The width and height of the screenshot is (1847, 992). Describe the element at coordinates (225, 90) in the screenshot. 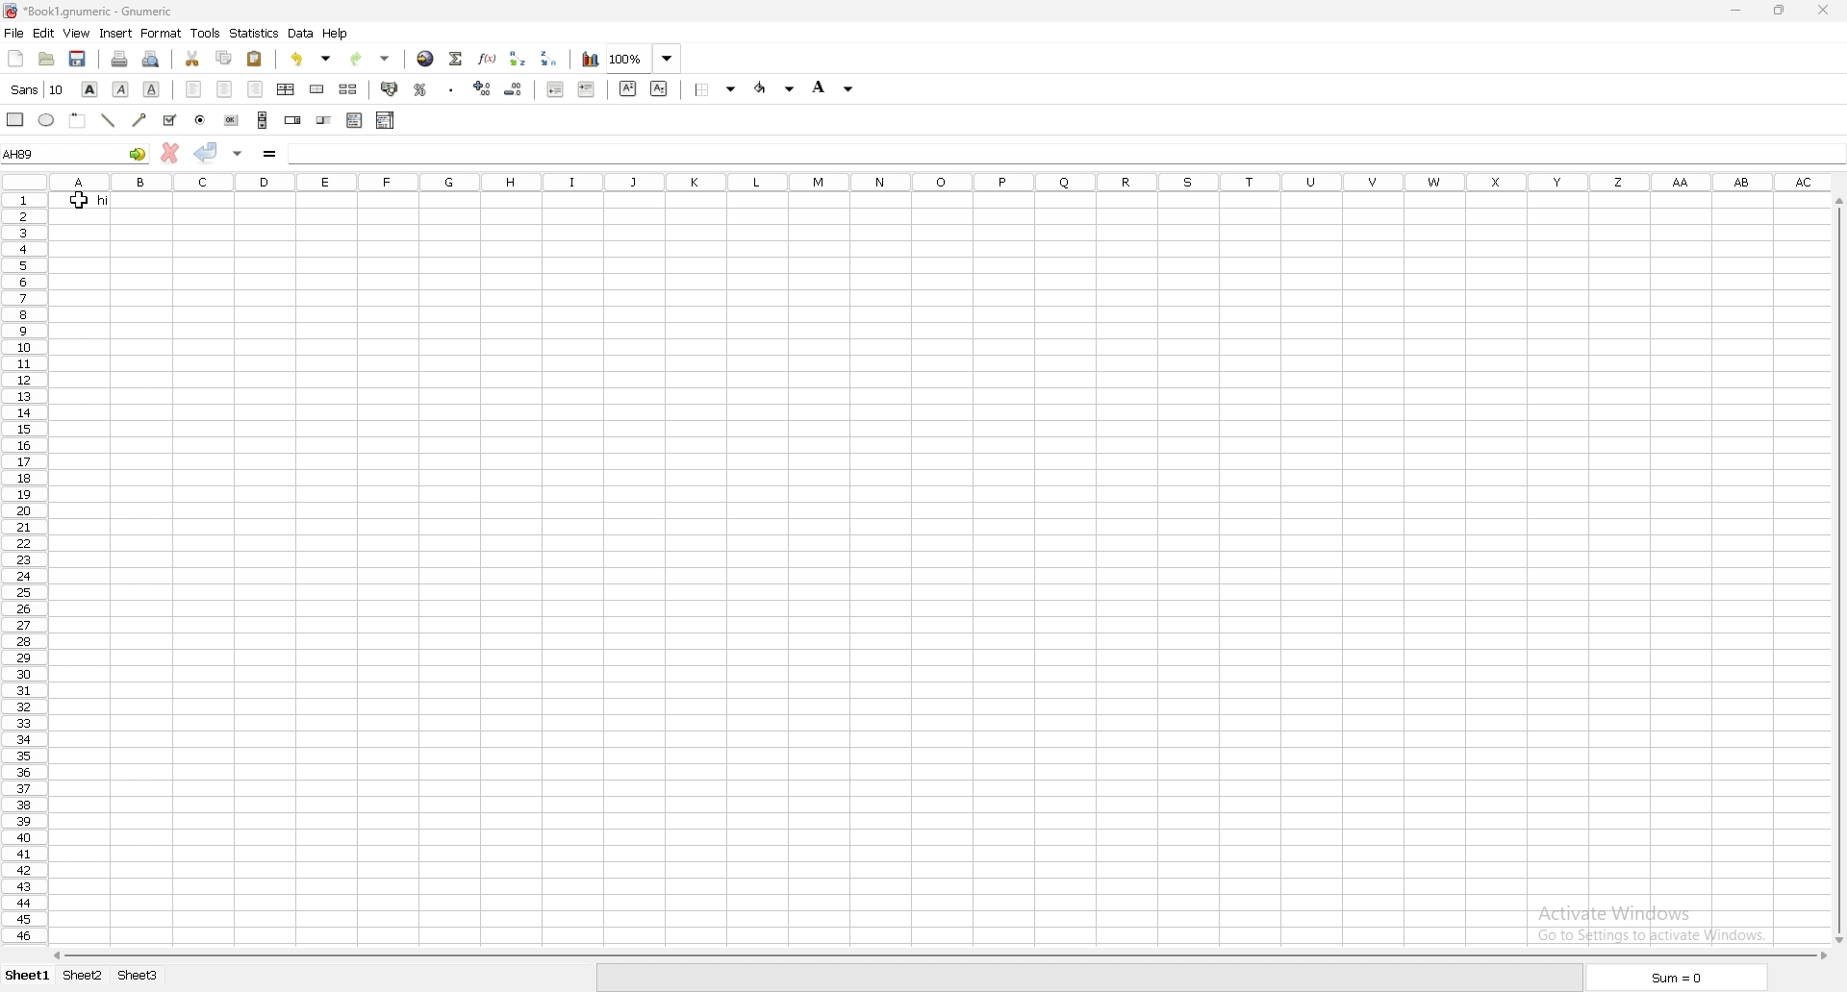

I see `align centre` at that location.